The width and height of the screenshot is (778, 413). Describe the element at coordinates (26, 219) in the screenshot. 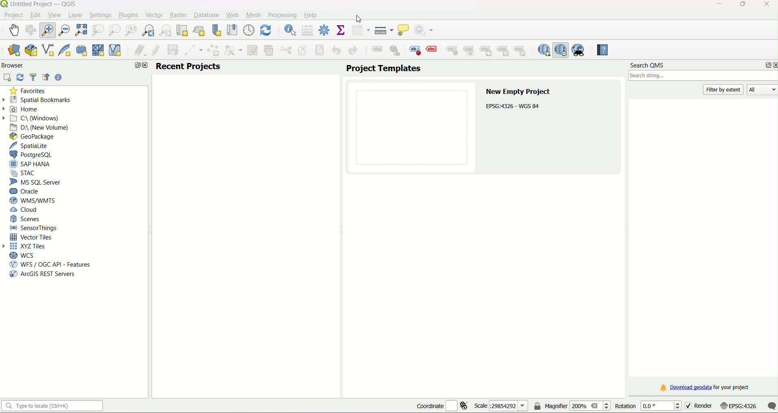

I see `Scenes` at that location.